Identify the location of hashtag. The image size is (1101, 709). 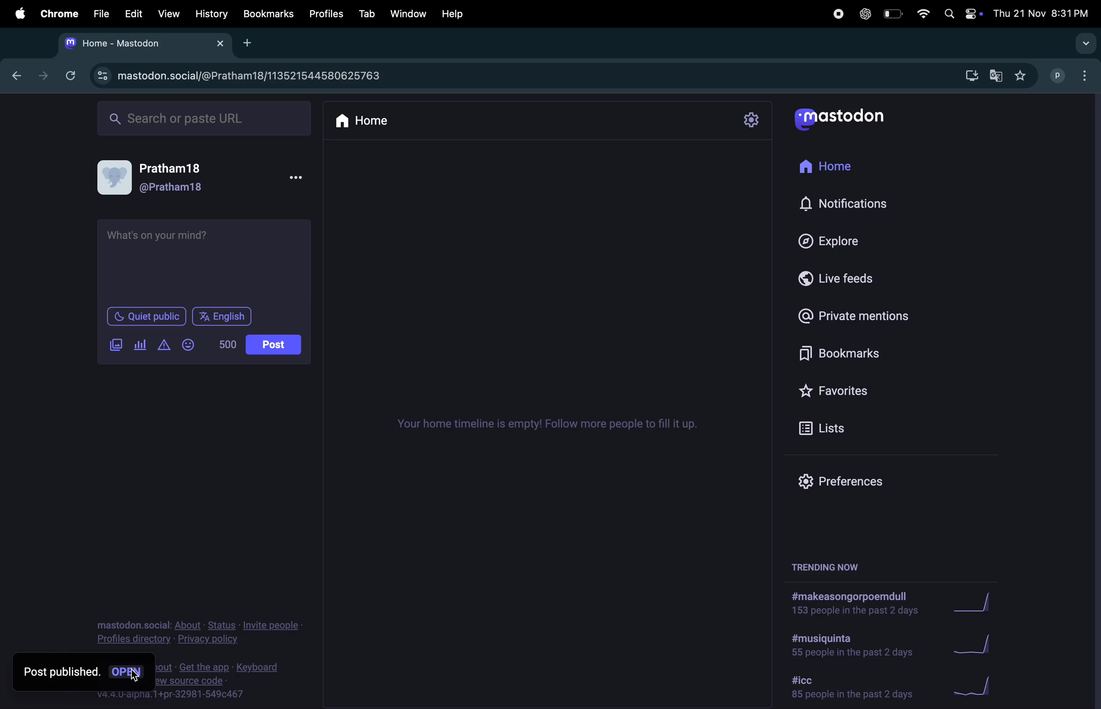
(853, 601).